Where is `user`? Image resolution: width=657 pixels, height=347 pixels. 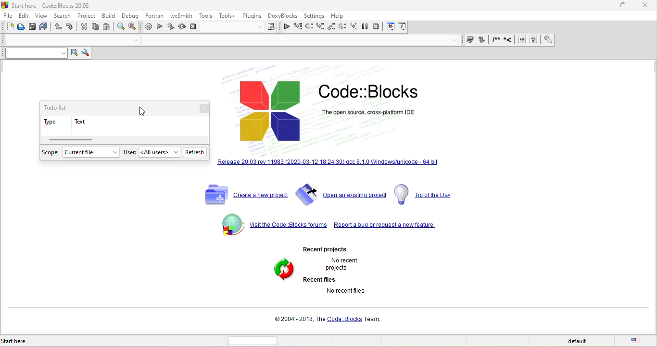
user is located at coordinates (130, 152).